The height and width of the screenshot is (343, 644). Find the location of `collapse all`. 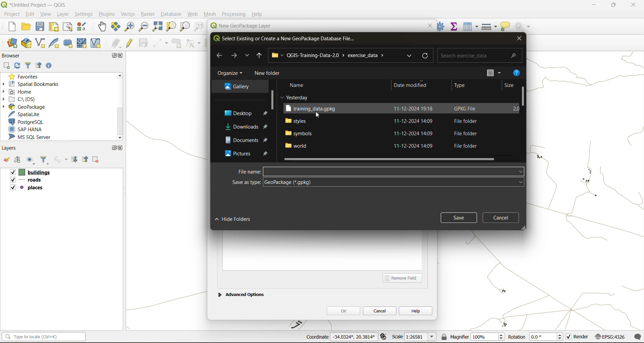

collapse all is located at coordinates (86, 159).